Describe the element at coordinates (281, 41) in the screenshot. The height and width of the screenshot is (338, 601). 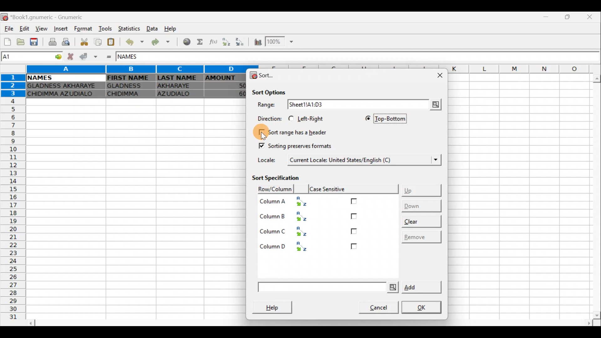
I see `Zoom` at that location.